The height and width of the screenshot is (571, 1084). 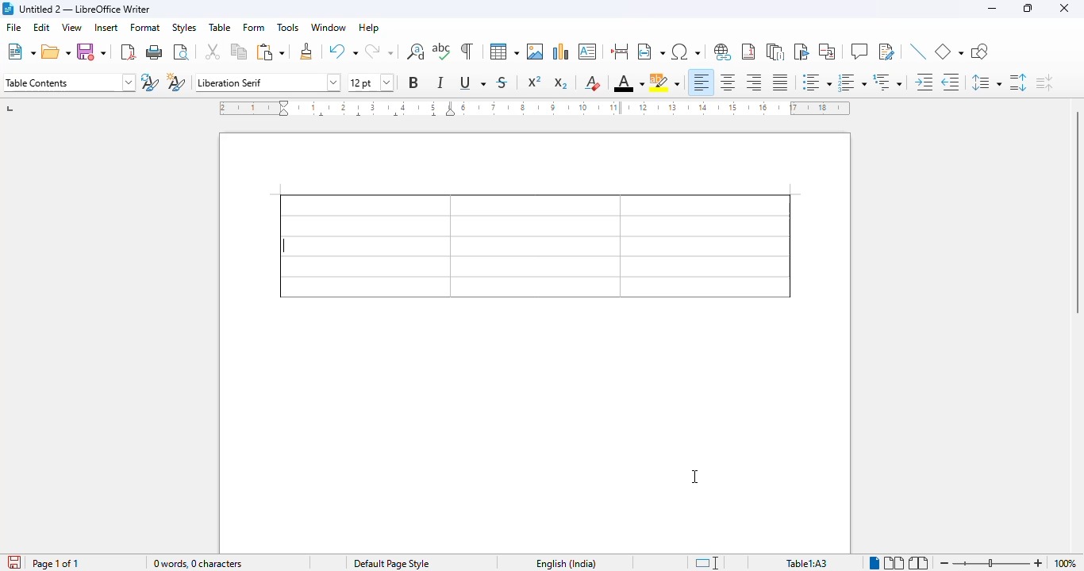 What do you see at coordinates (919, 563) in the screenshot?
I see `book view` at bounding box center [919, 563].